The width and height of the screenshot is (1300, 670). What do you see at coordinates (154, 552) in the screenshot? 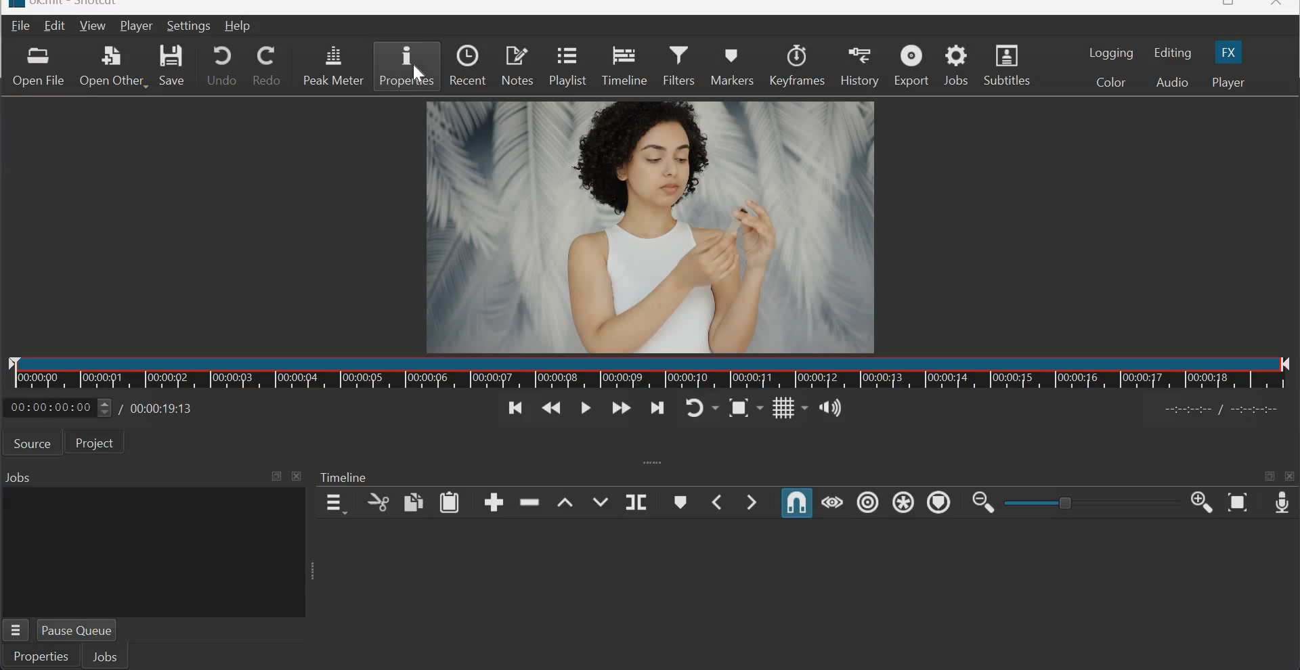
I see `jobs panel` at bounding box center [154, 552].